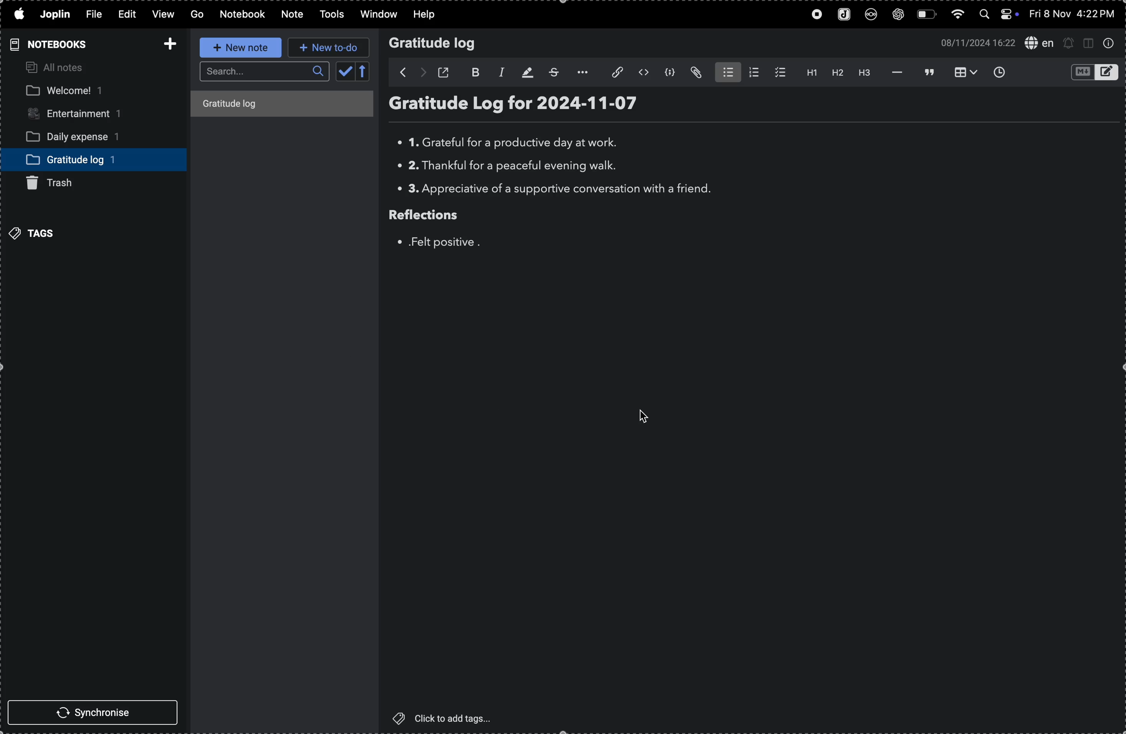 This screenshot has height=734, width=1126. I want to click on bold, so click(471, 71).